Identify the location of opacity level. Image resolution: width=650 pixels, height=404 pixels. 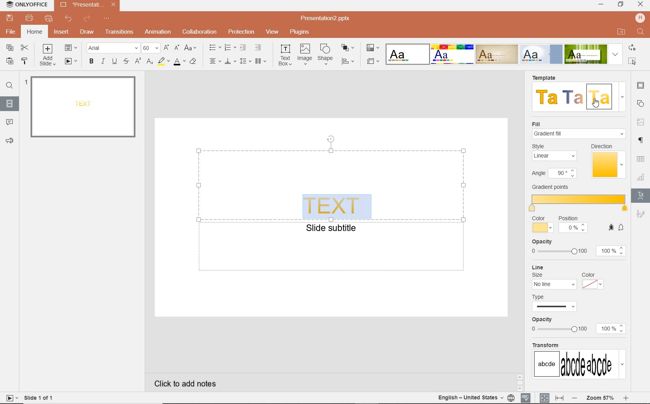
(612, 248).